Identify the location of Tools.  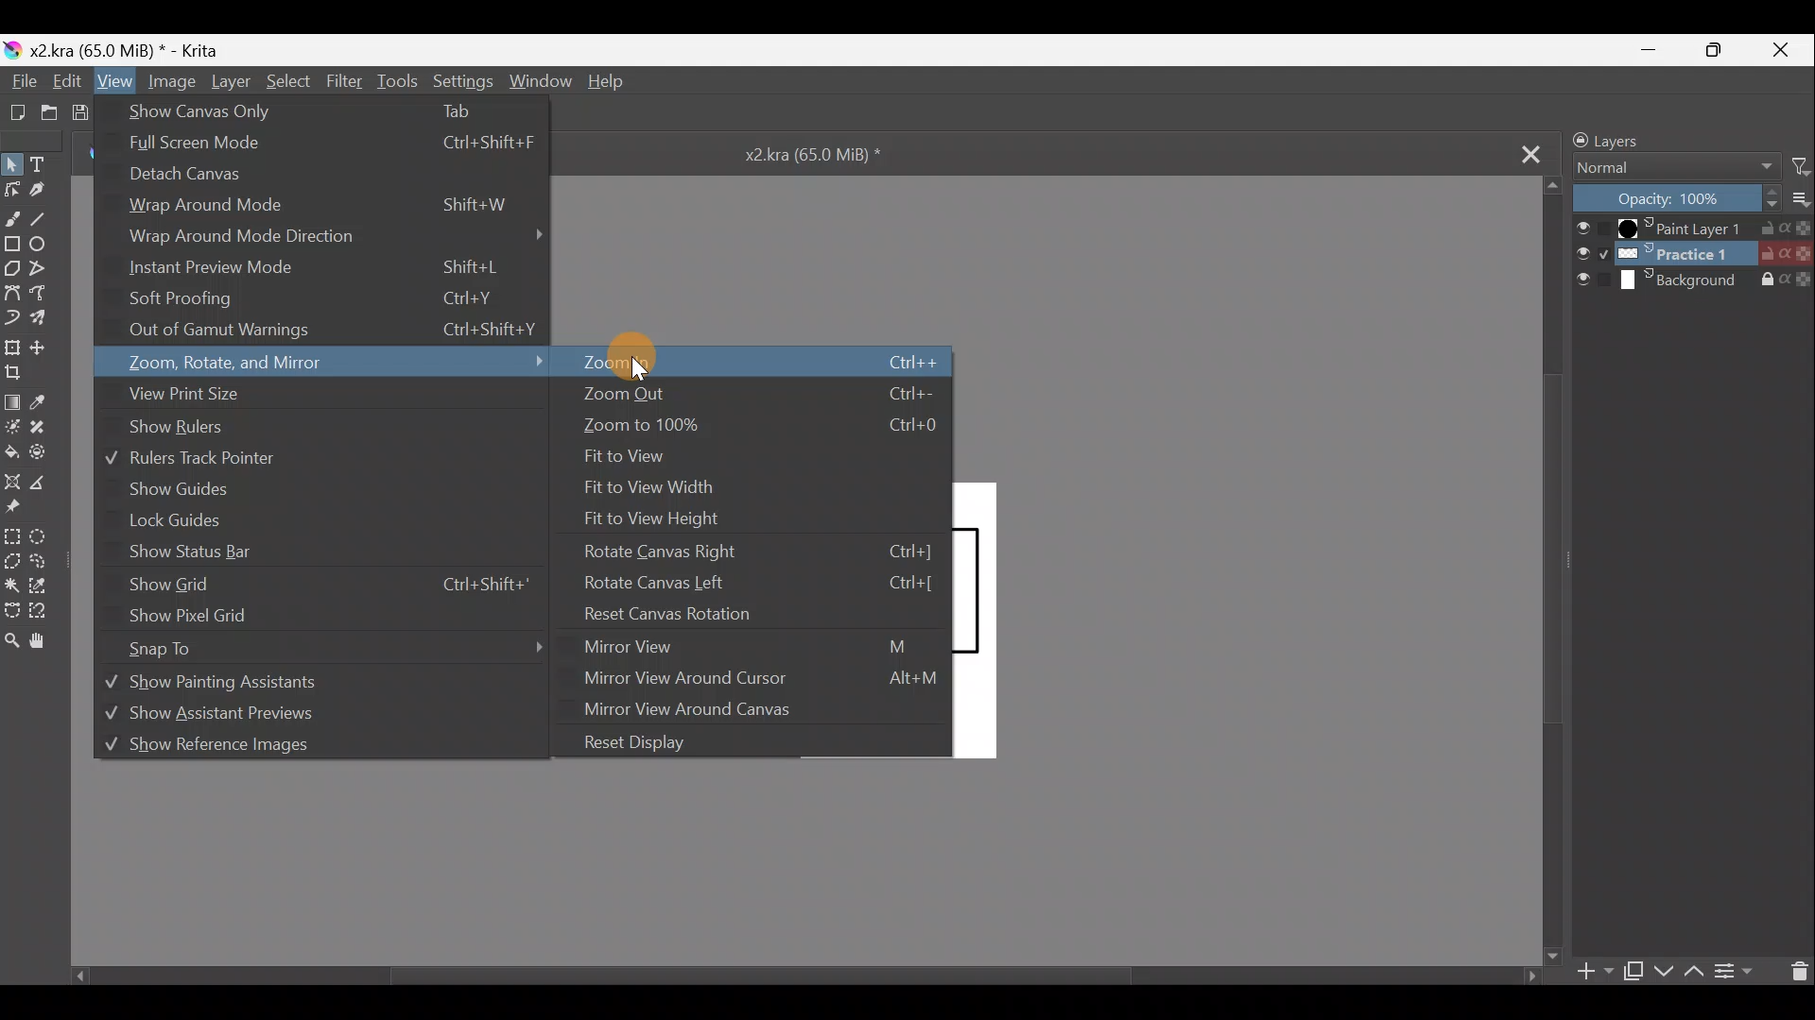
(399, 82).